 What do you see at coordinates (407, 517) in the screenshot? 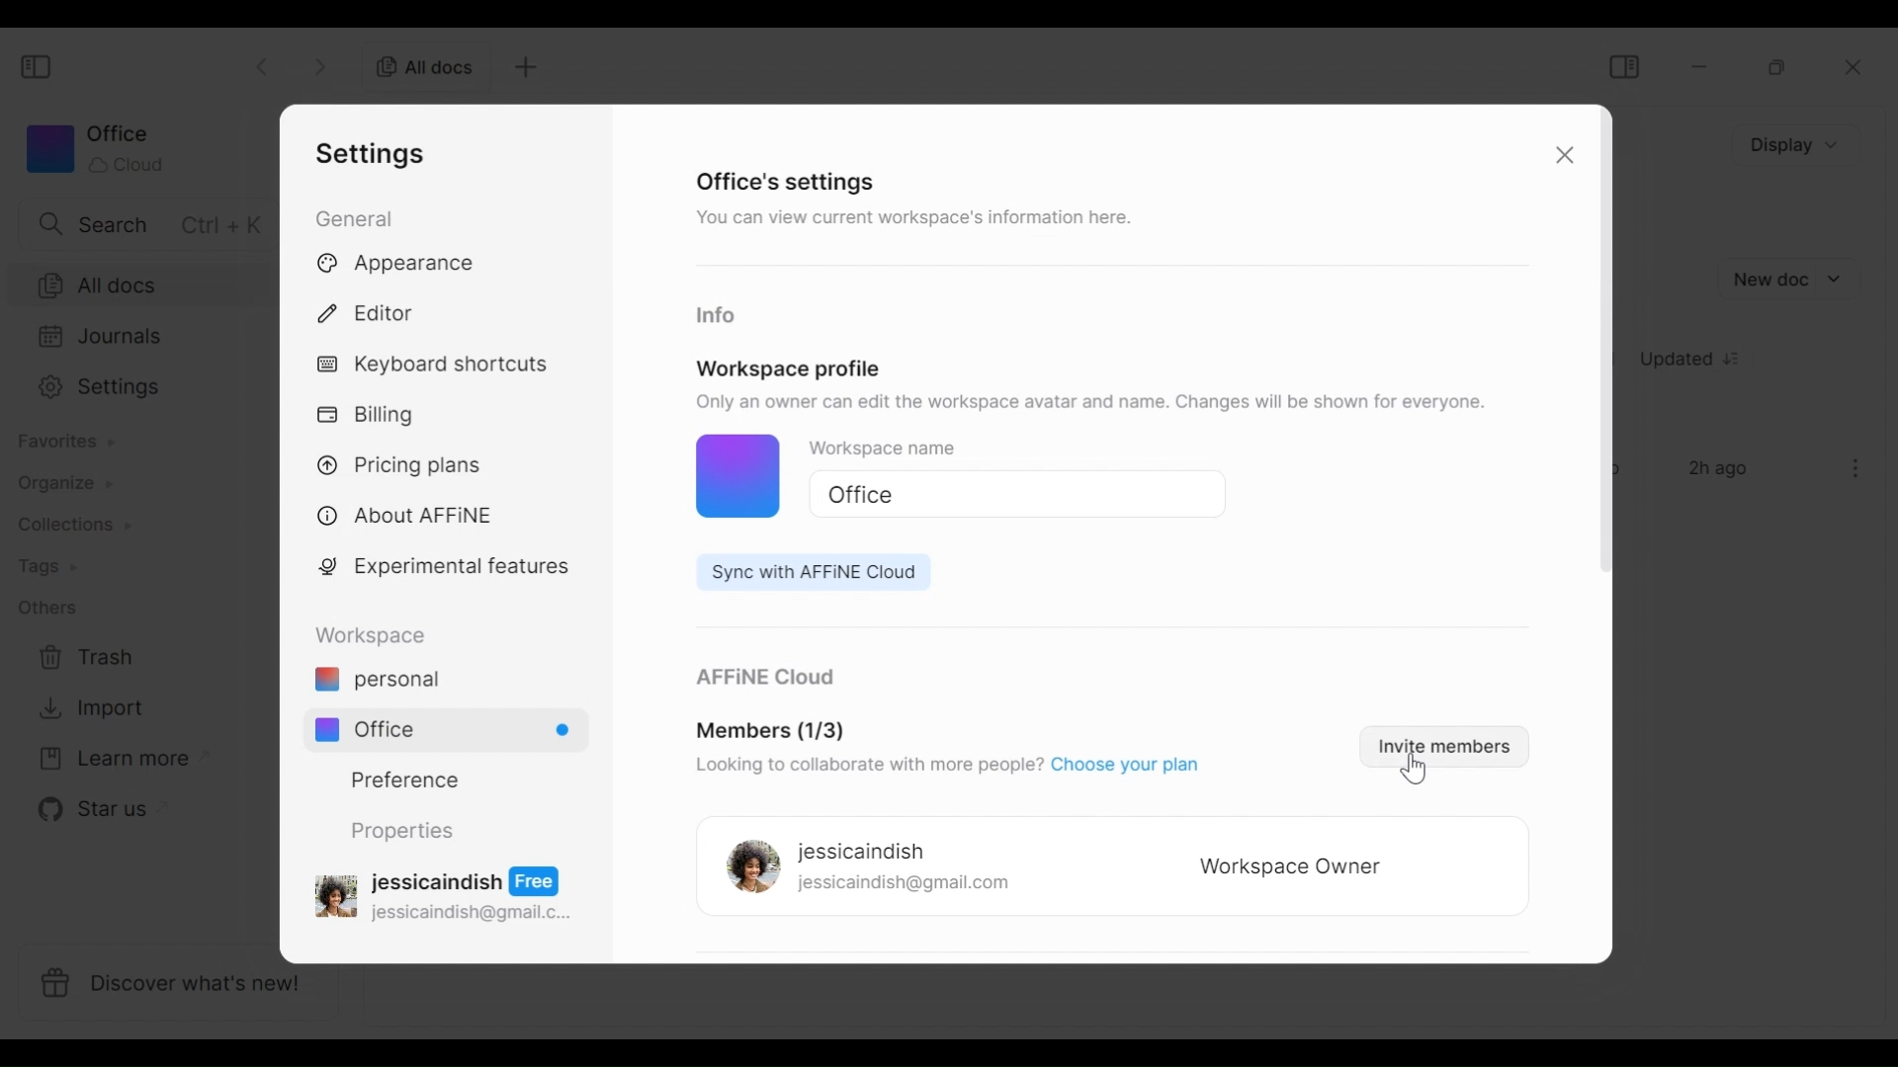
I see `about AFFiNE` at bounding box center [407, 517].